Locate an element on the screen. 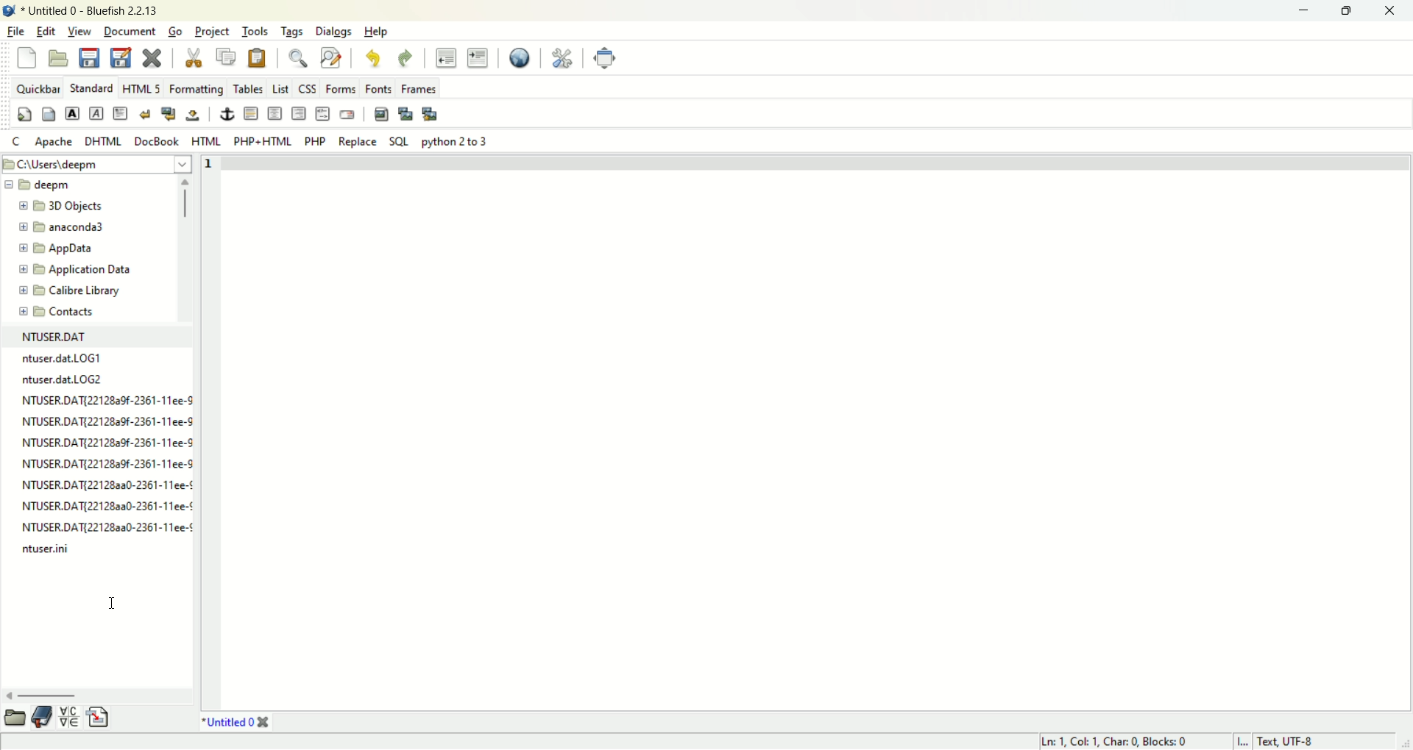  break and clear is located at coordinates (169, 112).